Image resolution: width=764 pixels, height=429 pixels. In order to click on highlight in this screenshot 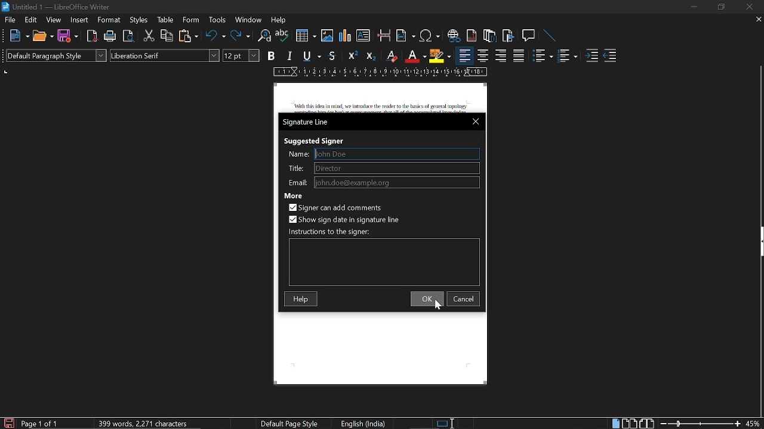, I will do `click(440, 56)`.